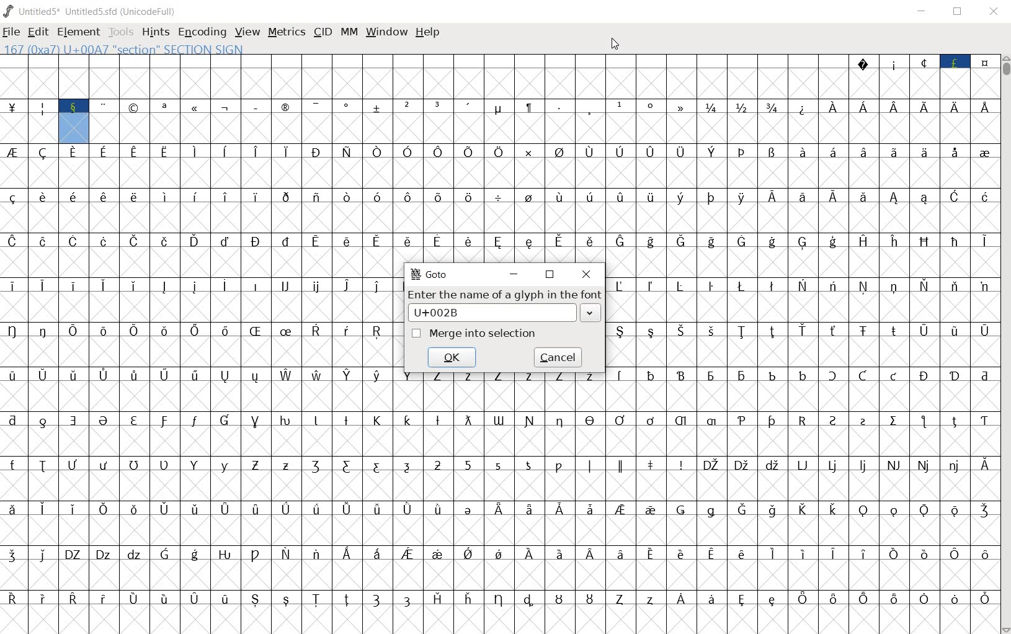 The height and width of the screenshot is (634, 1011). What do you see at coordinates (802, 122) in the screenshot?
I see `special characters` at bounding box center [802, 122].